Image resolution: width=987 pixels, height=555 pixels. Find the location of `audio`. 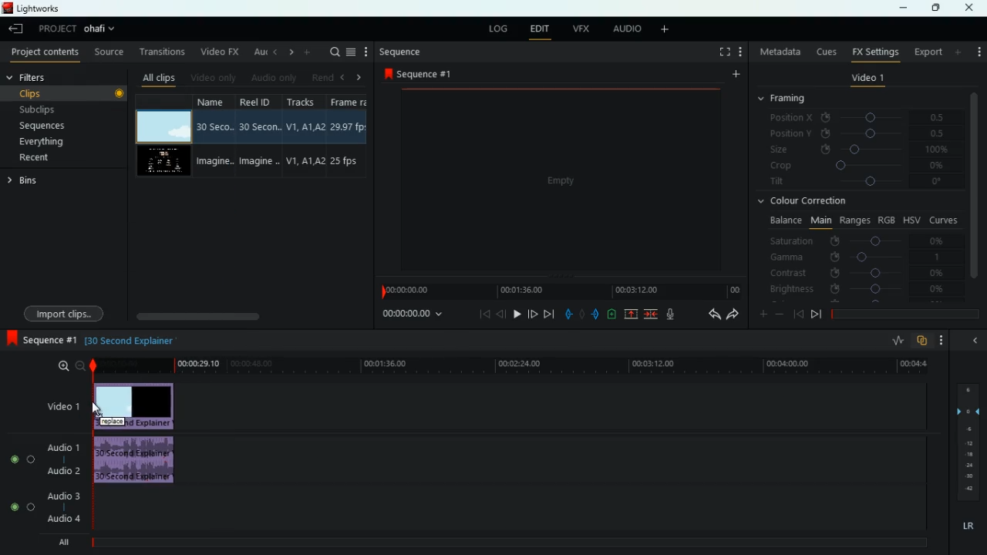

audio is located at coordinates (136, 459).